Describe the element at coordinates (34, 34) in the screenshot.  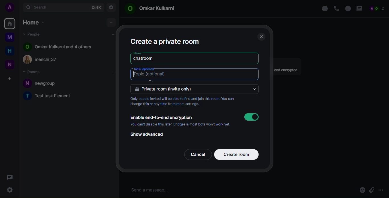
I see `people` at that location.